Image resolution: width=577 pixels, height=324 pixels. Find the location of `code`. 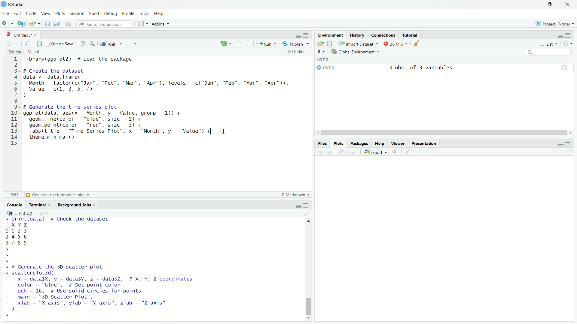

code is located at coordinates (31, 13).